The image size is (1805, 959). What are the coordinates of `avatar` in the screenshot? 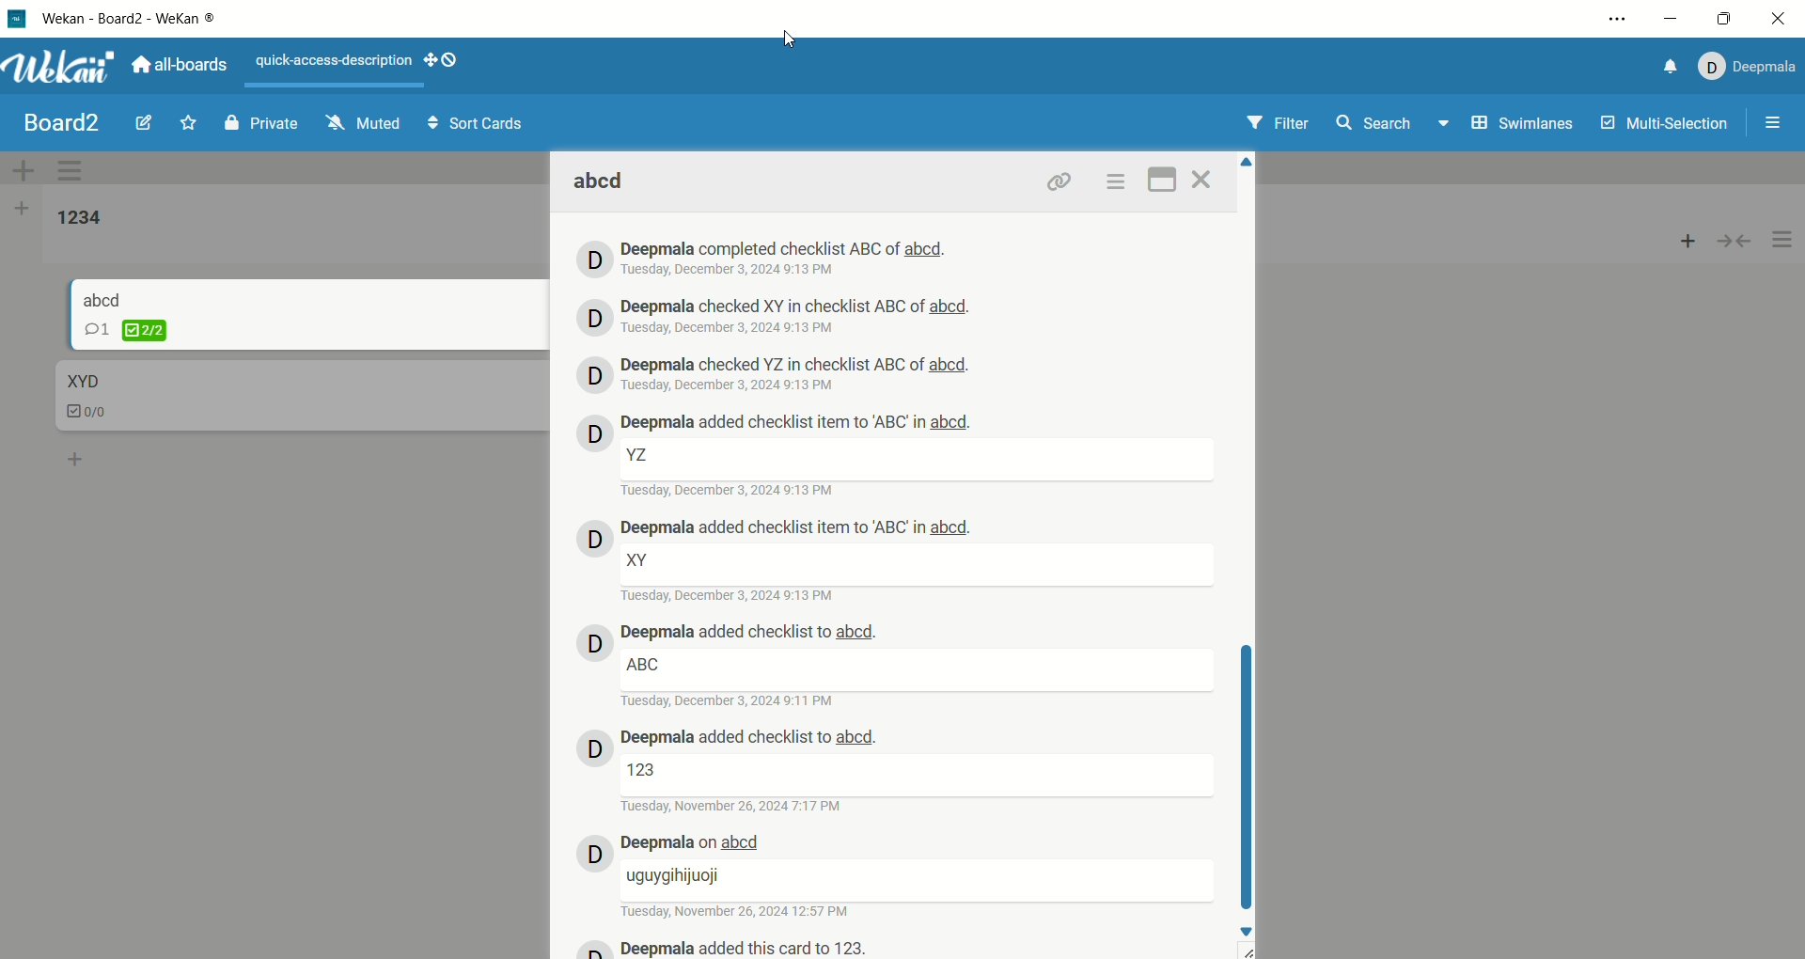 It's located at (590, 432).